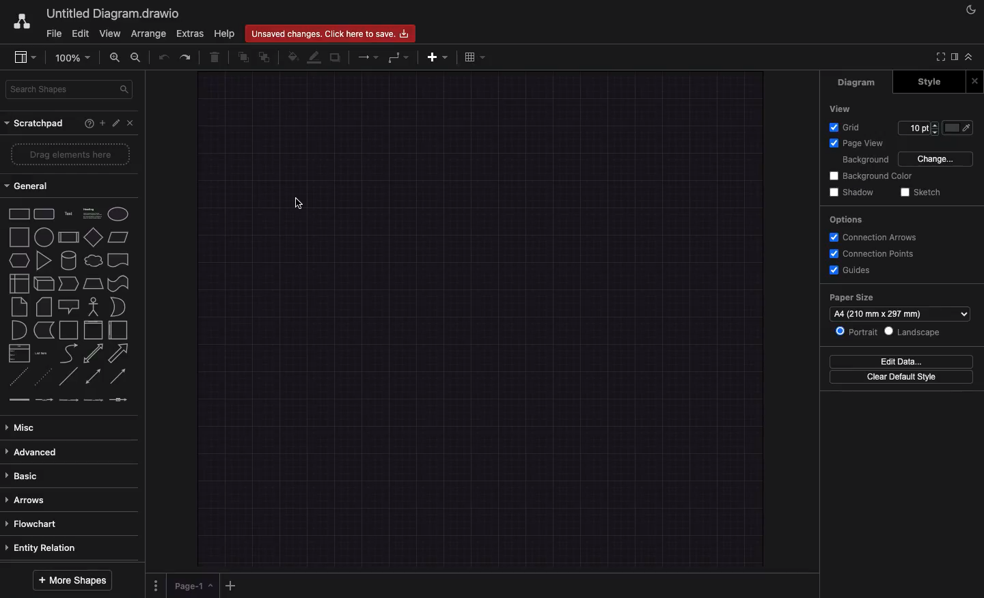 Image resolution: width=984 pixels, height=598 pixels. Describe the element at coordinates (94, 261) in the screenshot. I see `cloud` at that location.